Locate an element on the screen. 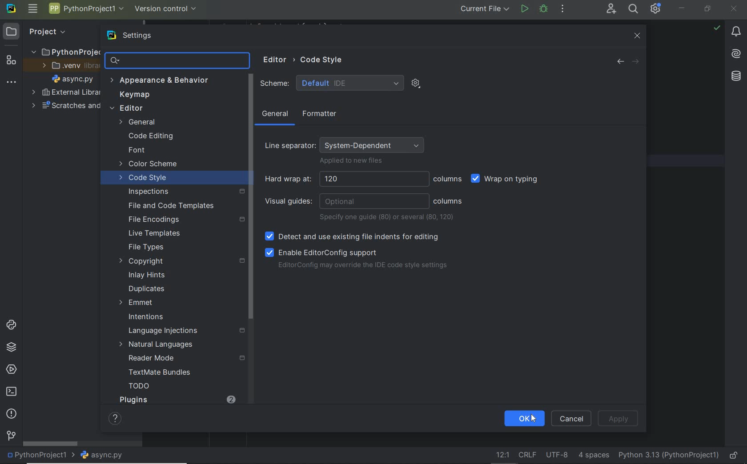 Image resolution: width=747 pixels, height=464 pixels. CLOSE is located at coordinates (734, 8).